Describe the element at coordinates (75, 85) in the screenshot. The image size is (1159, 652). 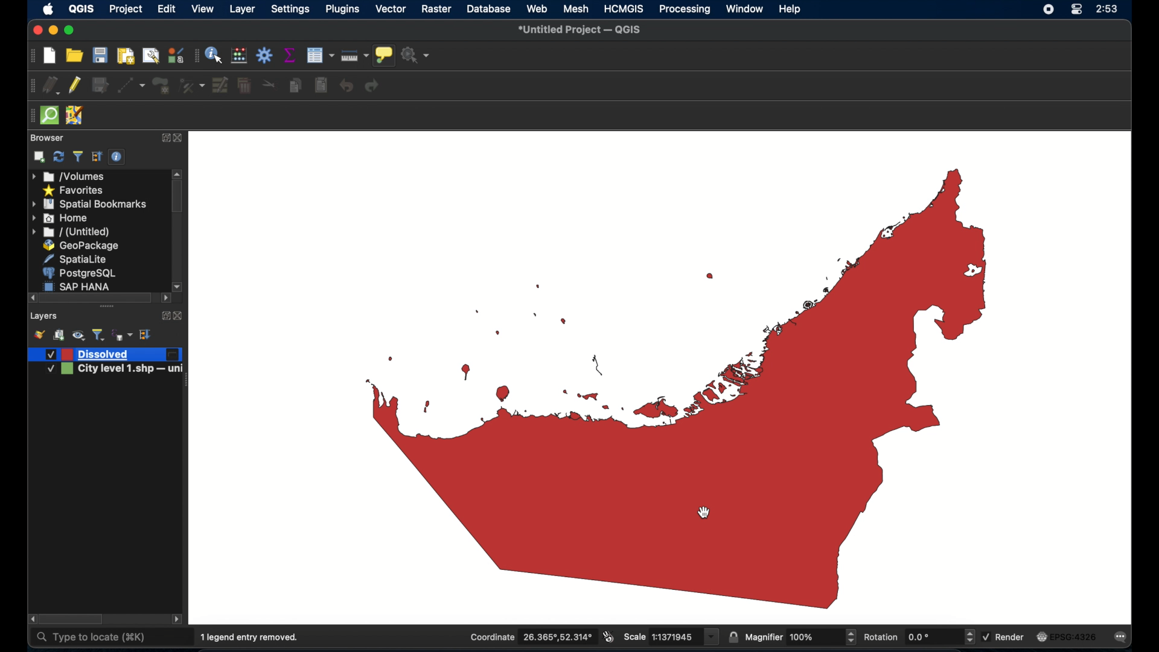
I see `toggle editing` at that location.